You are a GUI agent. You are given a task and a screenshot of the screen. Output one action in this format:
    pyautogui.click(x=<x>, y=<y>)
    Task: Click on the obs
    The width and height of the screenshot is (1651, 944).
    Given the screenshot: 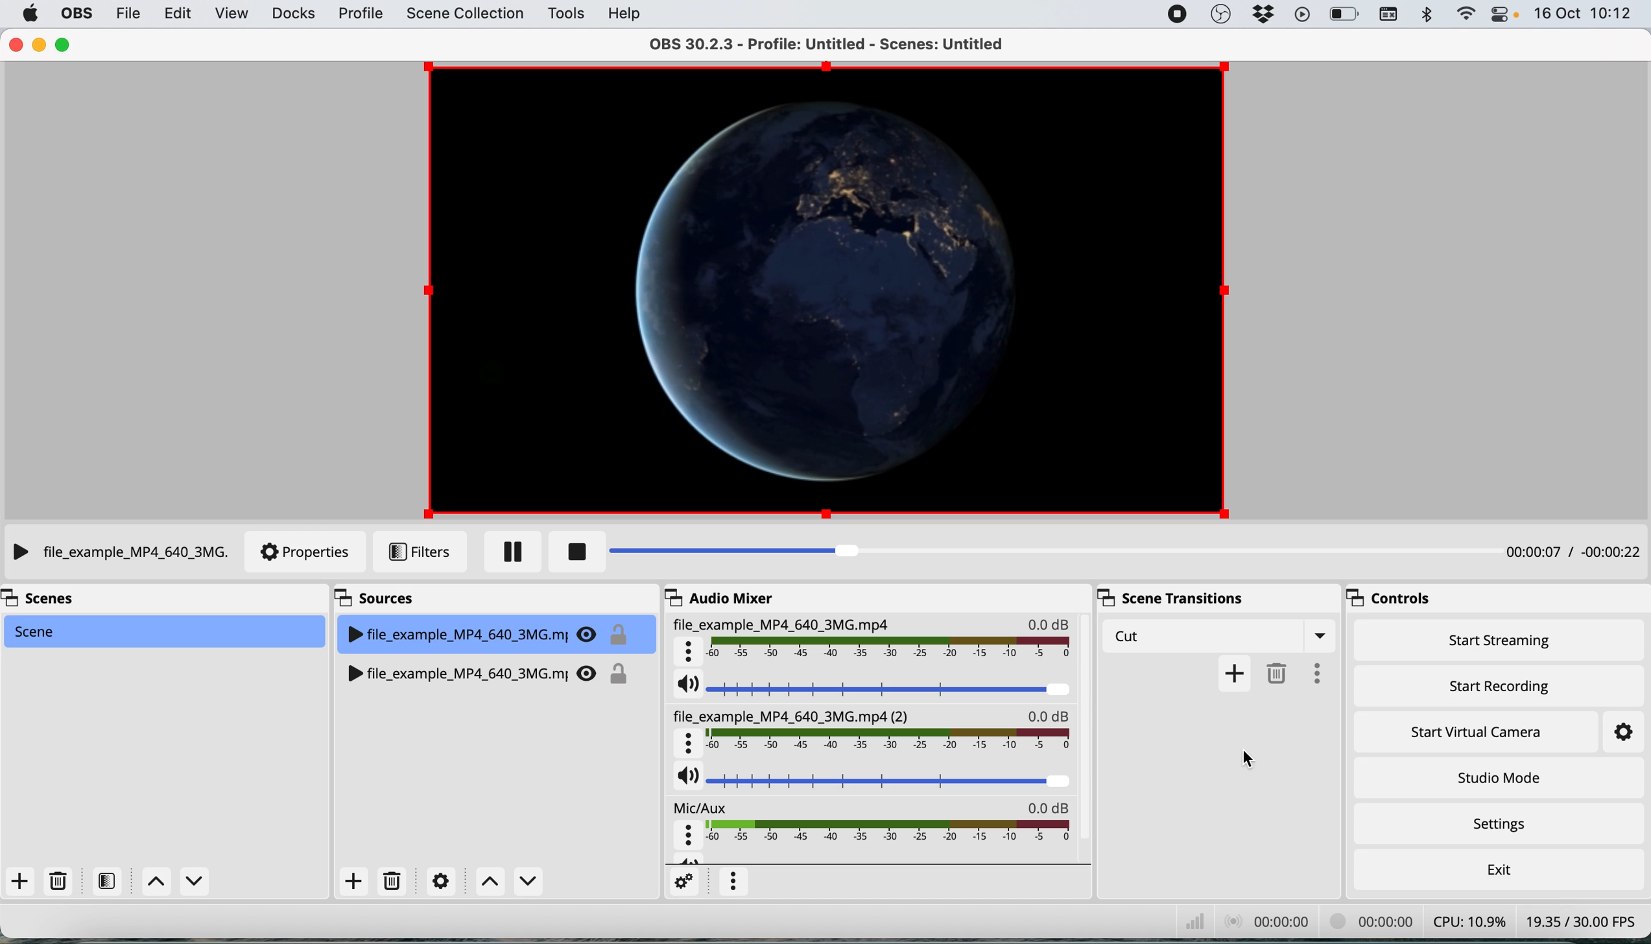 What is the action you would take?
    pyautogui.click(x=1225, y=14)
    